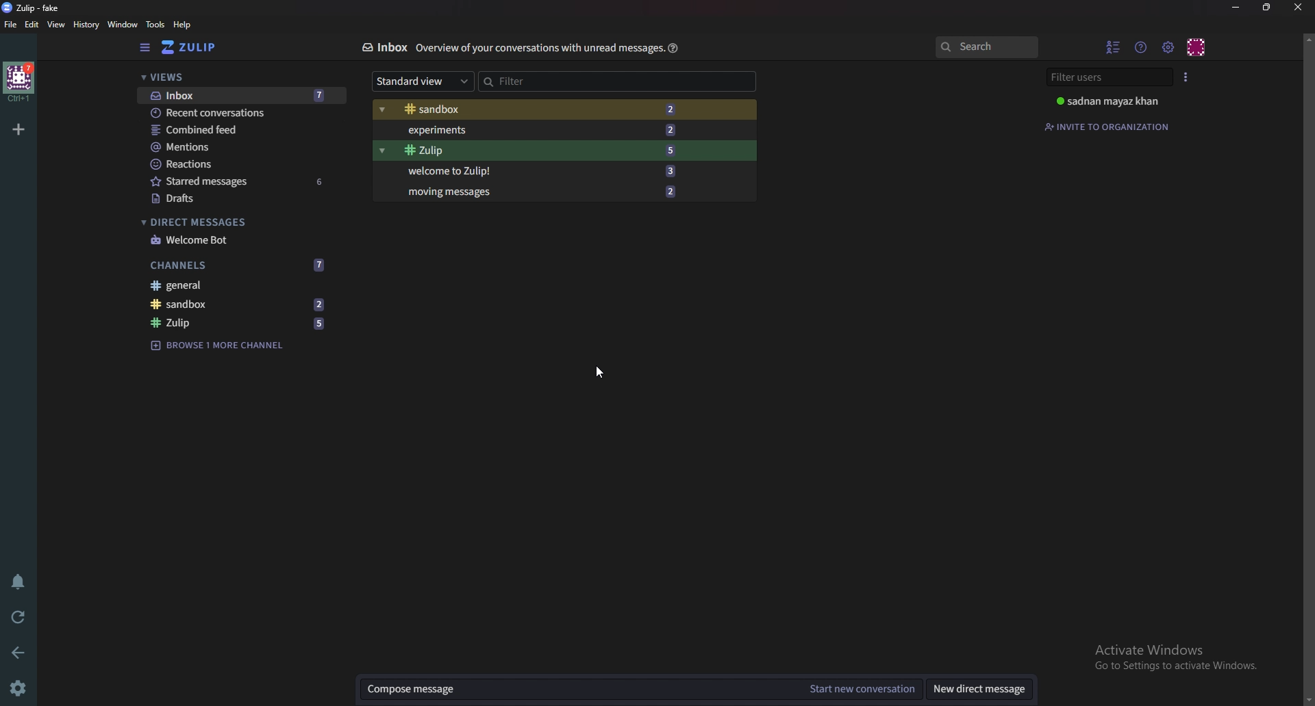 The width and height of the screenshot is (1315, 706). Describe the element at coordinates (21, 651) in the screenshot. I see `Back` at that location.